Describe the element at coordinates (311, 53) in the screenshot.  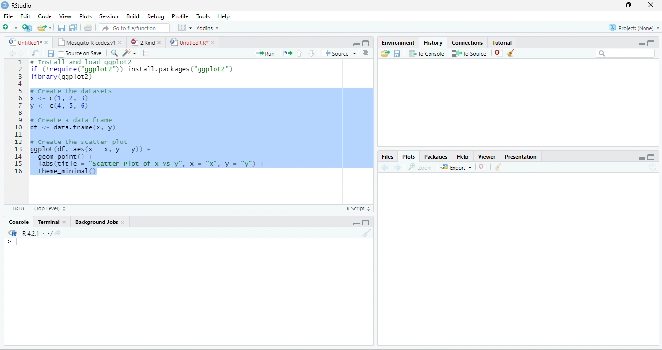
I see `Go to next section/chunk` at that location.